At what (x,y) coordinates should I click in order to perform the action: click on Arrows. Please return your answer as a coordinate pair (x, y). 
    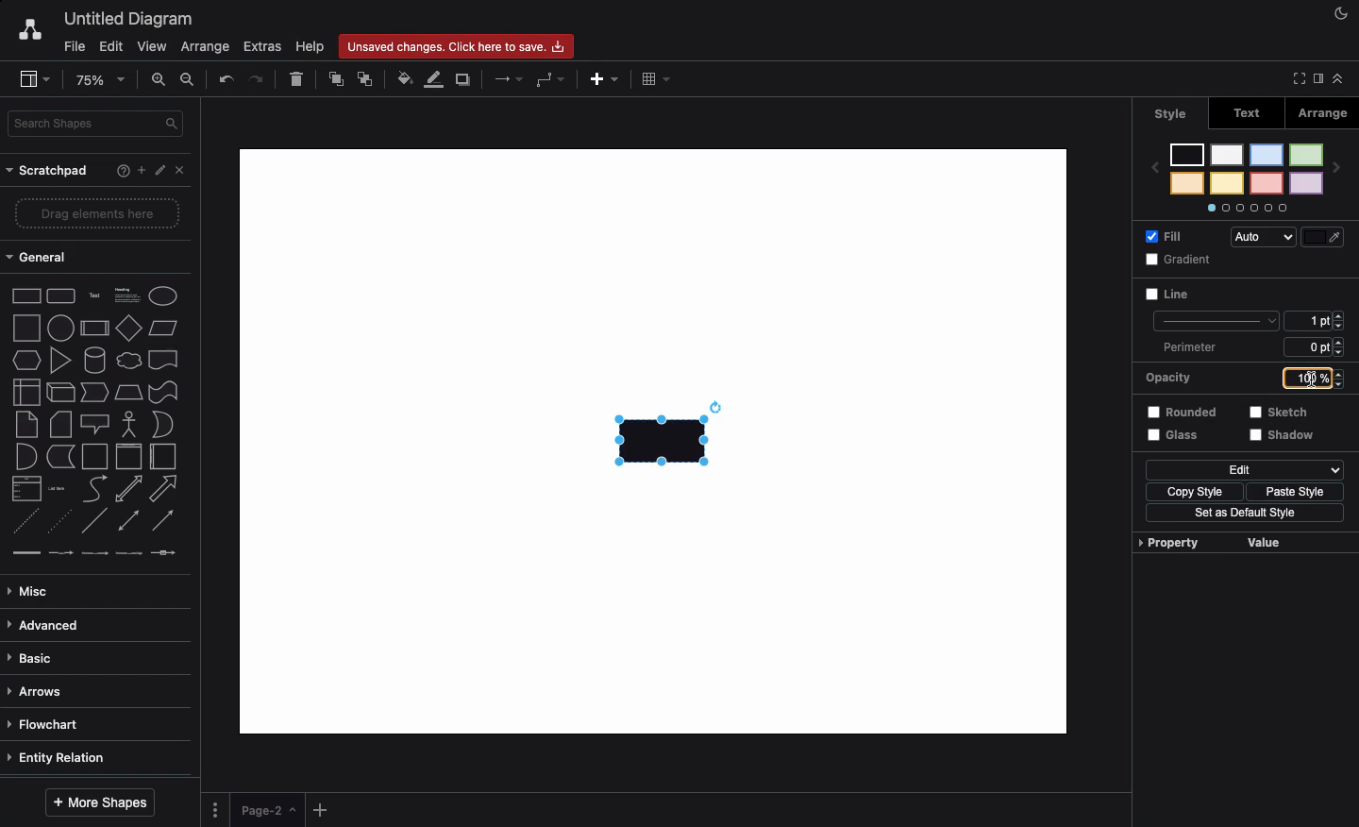
    Looking at the image, I should click on (504, 78).